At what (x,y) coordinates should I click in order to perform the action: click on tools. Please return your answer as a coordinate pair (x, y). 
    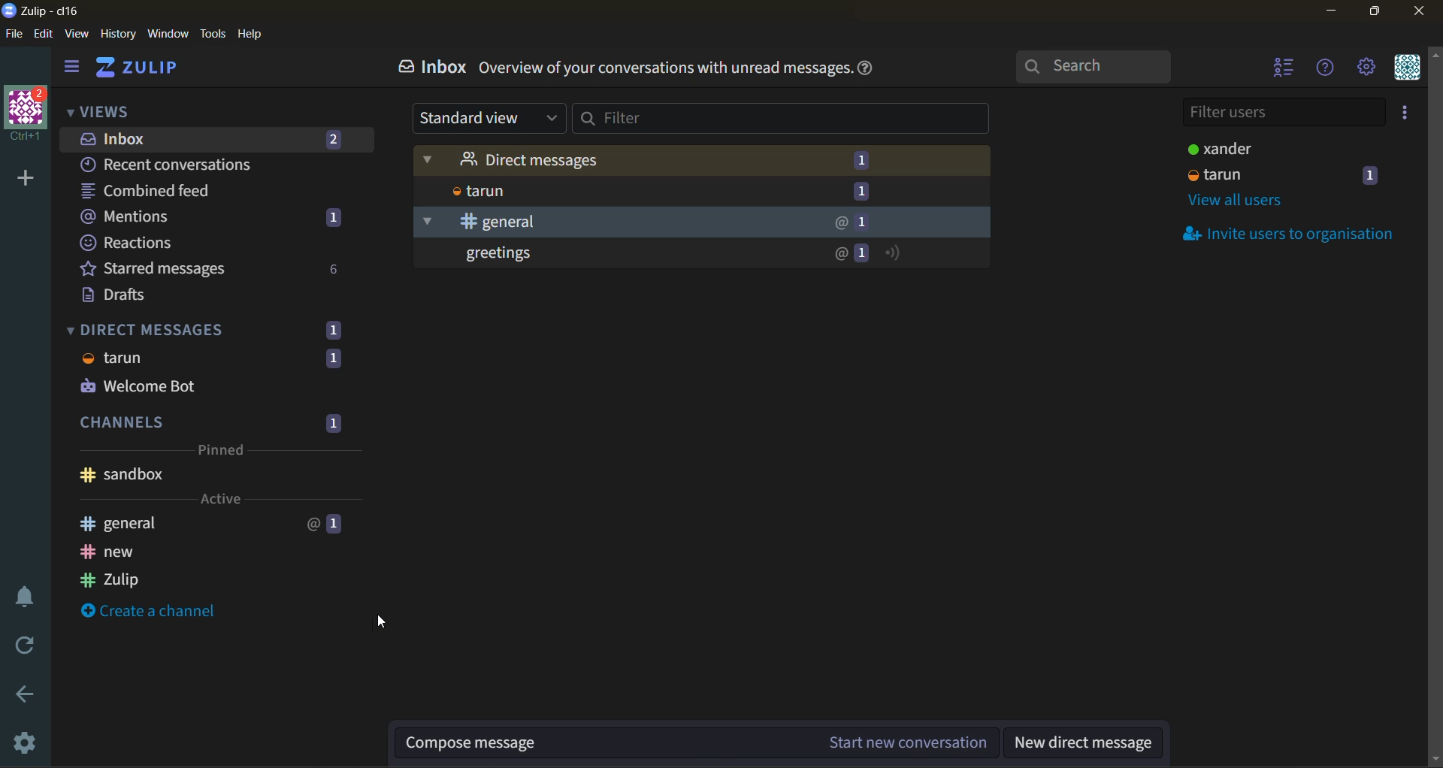
    Looking at the image, I should click on (213, 32).